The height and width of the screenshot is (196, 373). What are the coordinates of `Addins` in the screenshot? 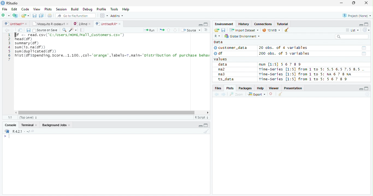 It's located at (117, 16).